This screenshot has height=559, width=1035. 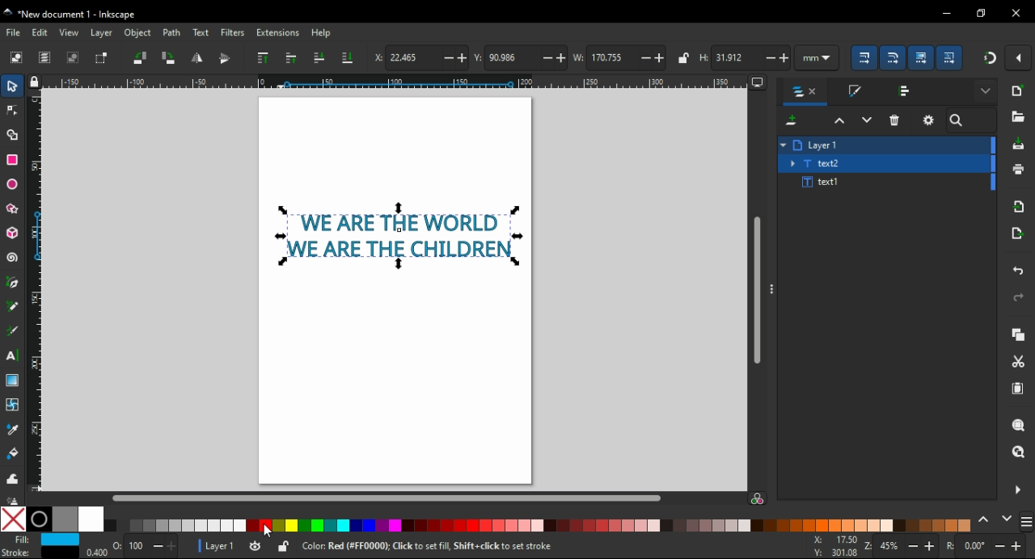 What do you see at coordinates (1014, 15) in the screenshot?
I see `close window` at bounding box center [1014, 15].